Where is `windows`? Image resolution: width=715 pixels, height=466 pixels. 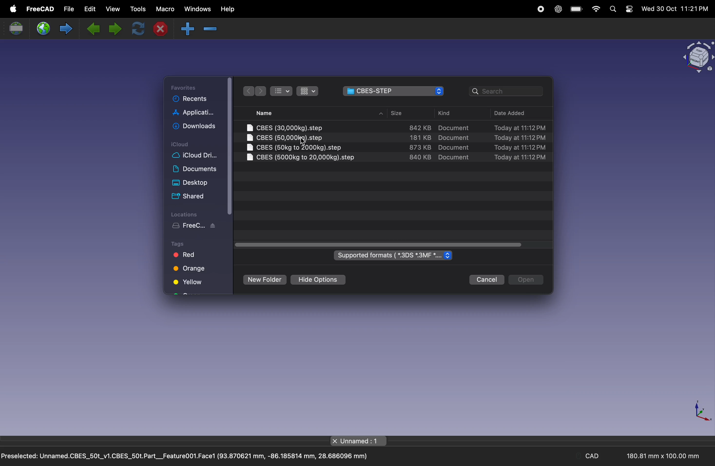
windows is located at coordinates (196, 10).